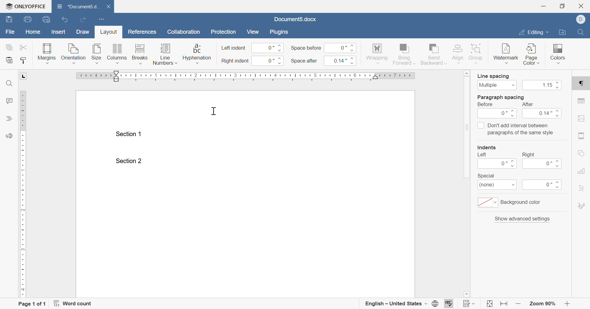 This screenshot has height=309, width=590. Describe the element at coordinates (497, 164) in the screenshot. I see `0` at that location.